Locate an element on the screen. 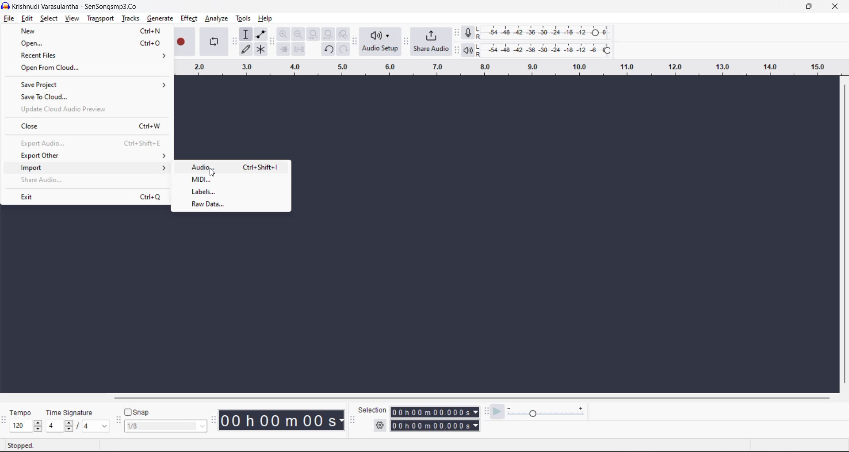  close is located at coordinates (835, 7).